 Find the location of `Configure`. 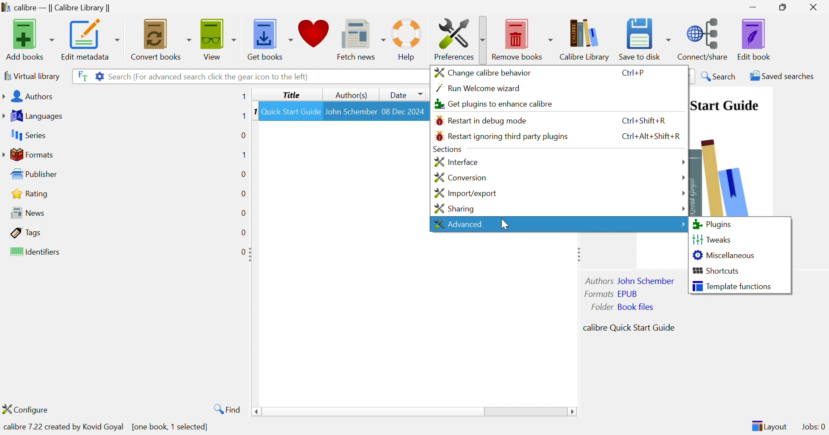

Configure is located at coordinates (29, 409).